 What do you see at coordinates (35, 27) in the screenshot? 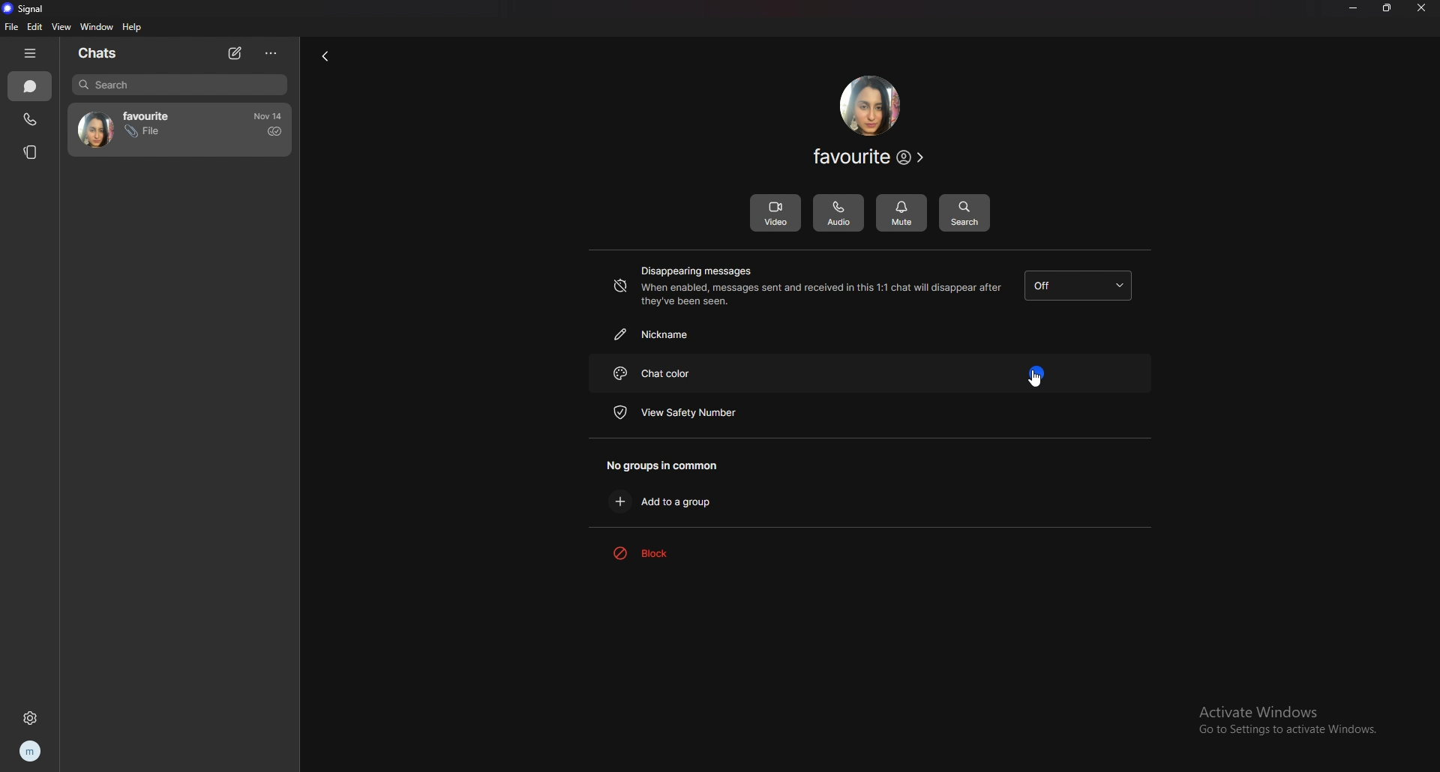
I see `edit` at bounding box center [35, 27].